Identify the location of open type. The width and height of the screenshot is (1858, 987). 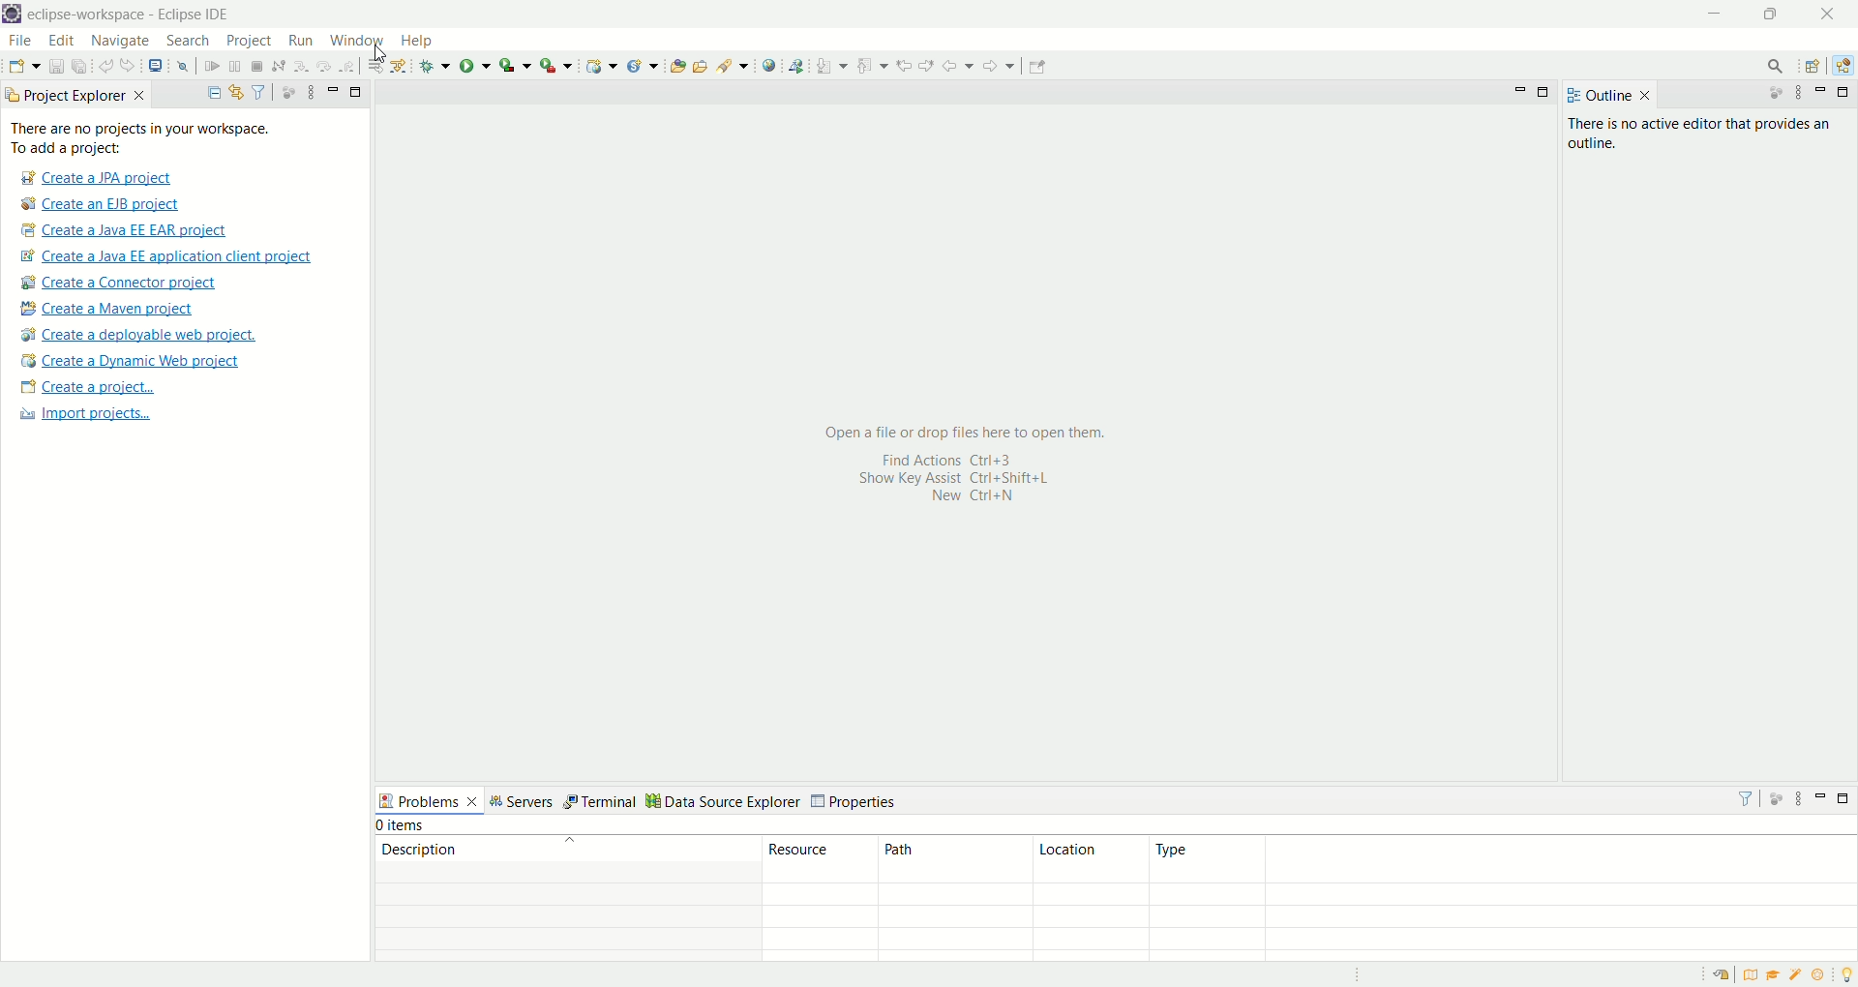
(676, 64).